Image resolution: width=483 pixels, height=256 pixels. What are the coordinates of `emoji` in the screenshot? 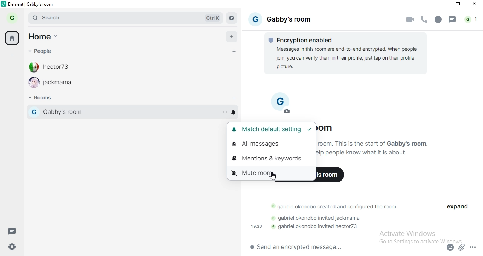 It's located at (450, 248).